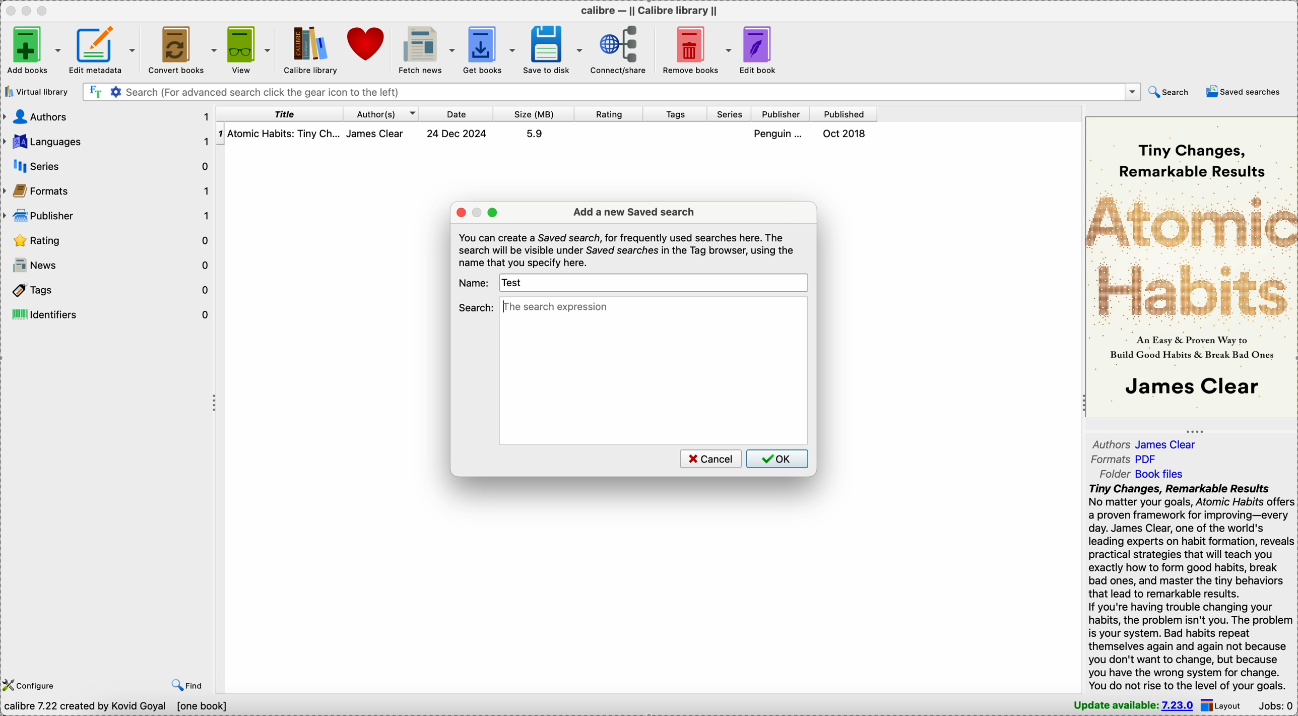 The height and width of the screenshot is (716, 1298). What do you see at coordinates (1246, 92) in the screenshot?
I see `saved searches` at bounding box center [1246, 92].